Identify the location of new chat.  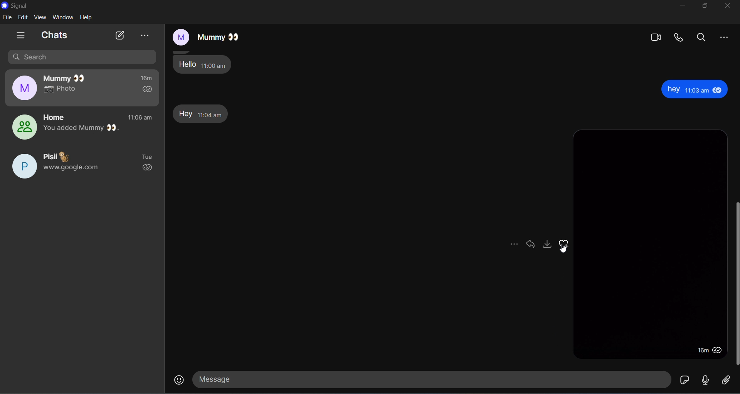
(120, 35).